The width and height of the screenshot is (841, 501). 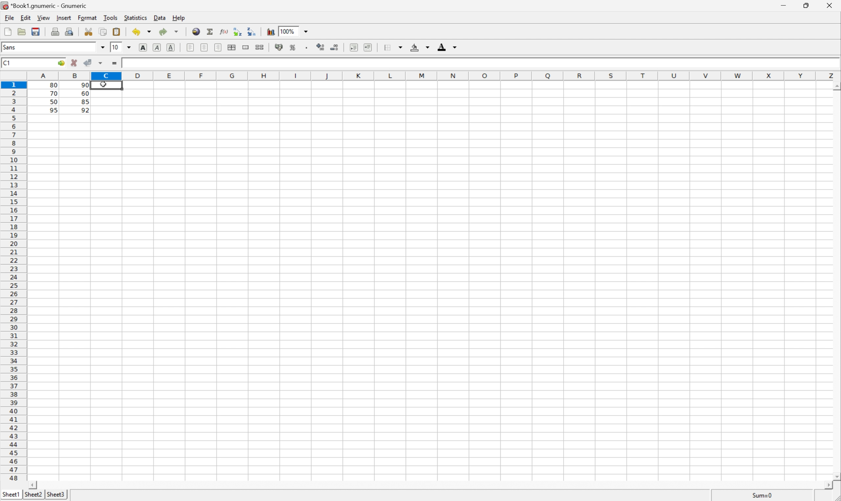 What do you see at coordinates (103, 48) in the screenshot?
I see `Drop Down` at bounding box center [103, 48].